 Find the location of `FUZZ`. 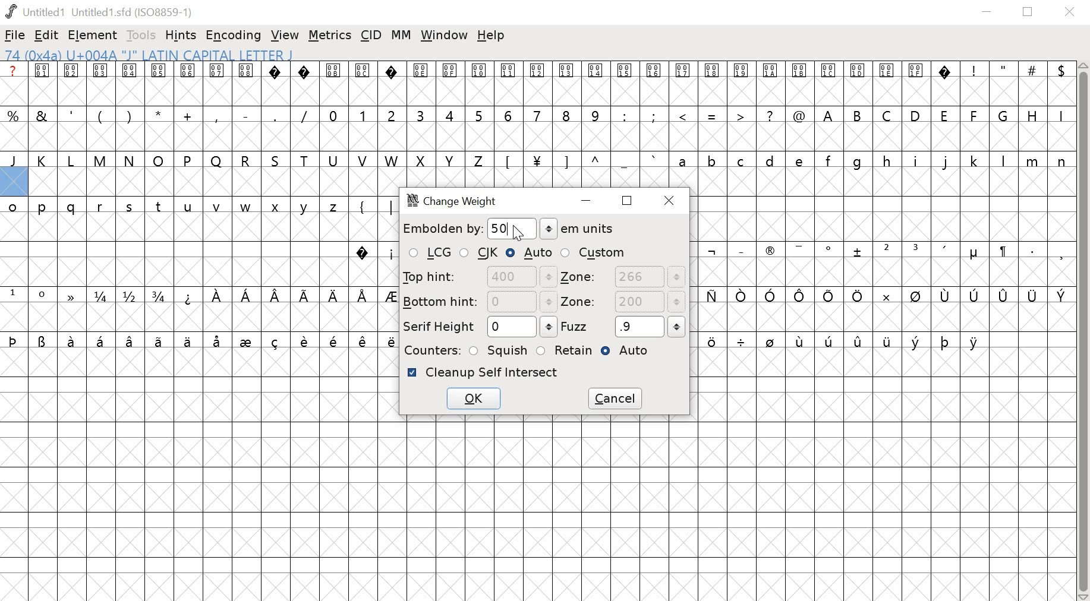

FUZZ is located at coordinates (623, 326).